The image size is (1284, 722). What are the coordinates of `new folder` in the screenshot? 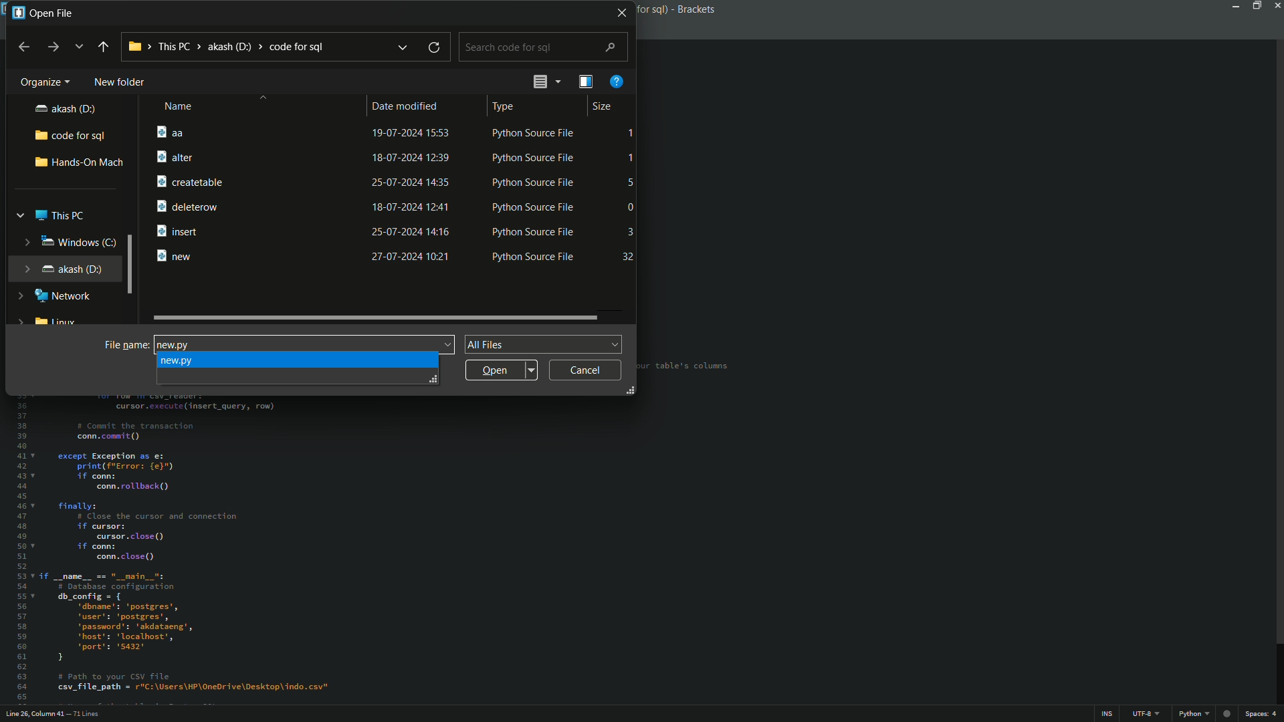 It's located at (117, 82).